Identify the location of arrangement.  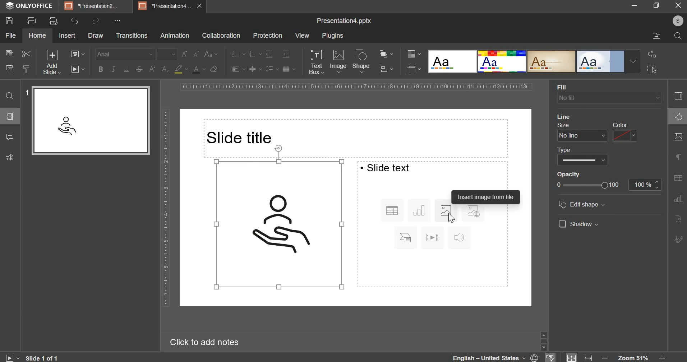
(384, 53).